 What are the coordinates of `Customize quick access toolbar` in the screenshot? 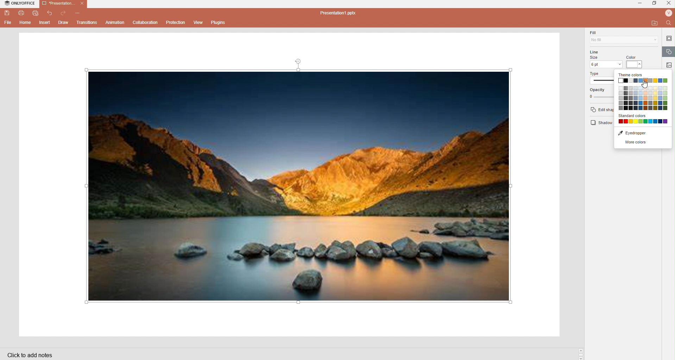 It's located at (78, 12).